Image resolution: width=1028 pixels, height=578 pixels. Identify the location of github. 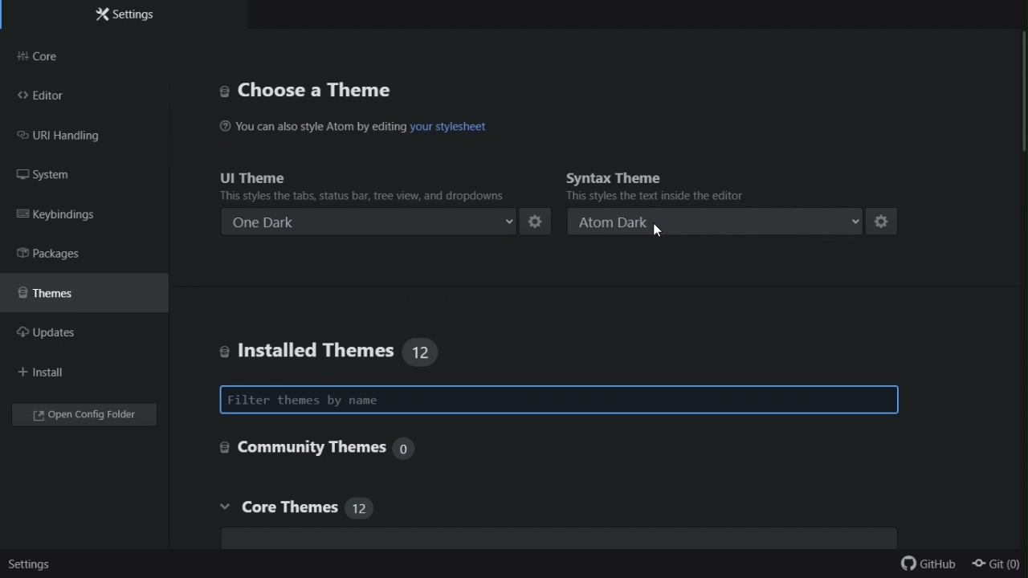
(924, 563).